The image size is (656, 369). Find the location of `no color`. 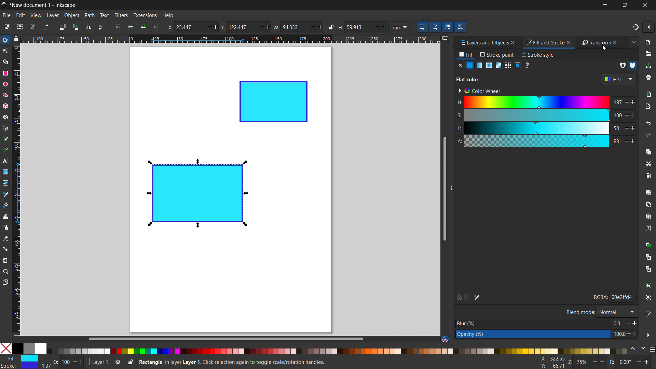

no color is located at coordinates (460, 65).